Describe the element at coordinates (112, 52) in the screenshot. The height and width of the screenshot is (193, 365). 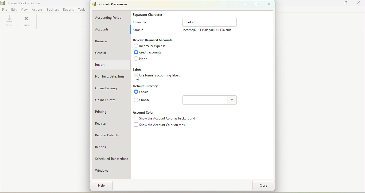
I see `General` at that location.